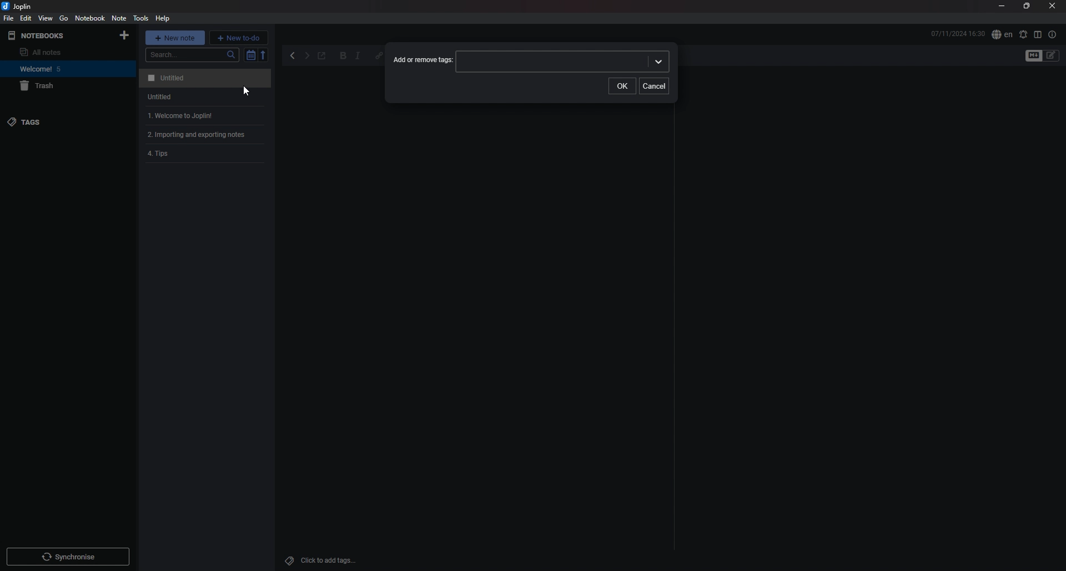 This screenshot has width=1066, height=571. I want to click on hyperlink, so click(376, 56).